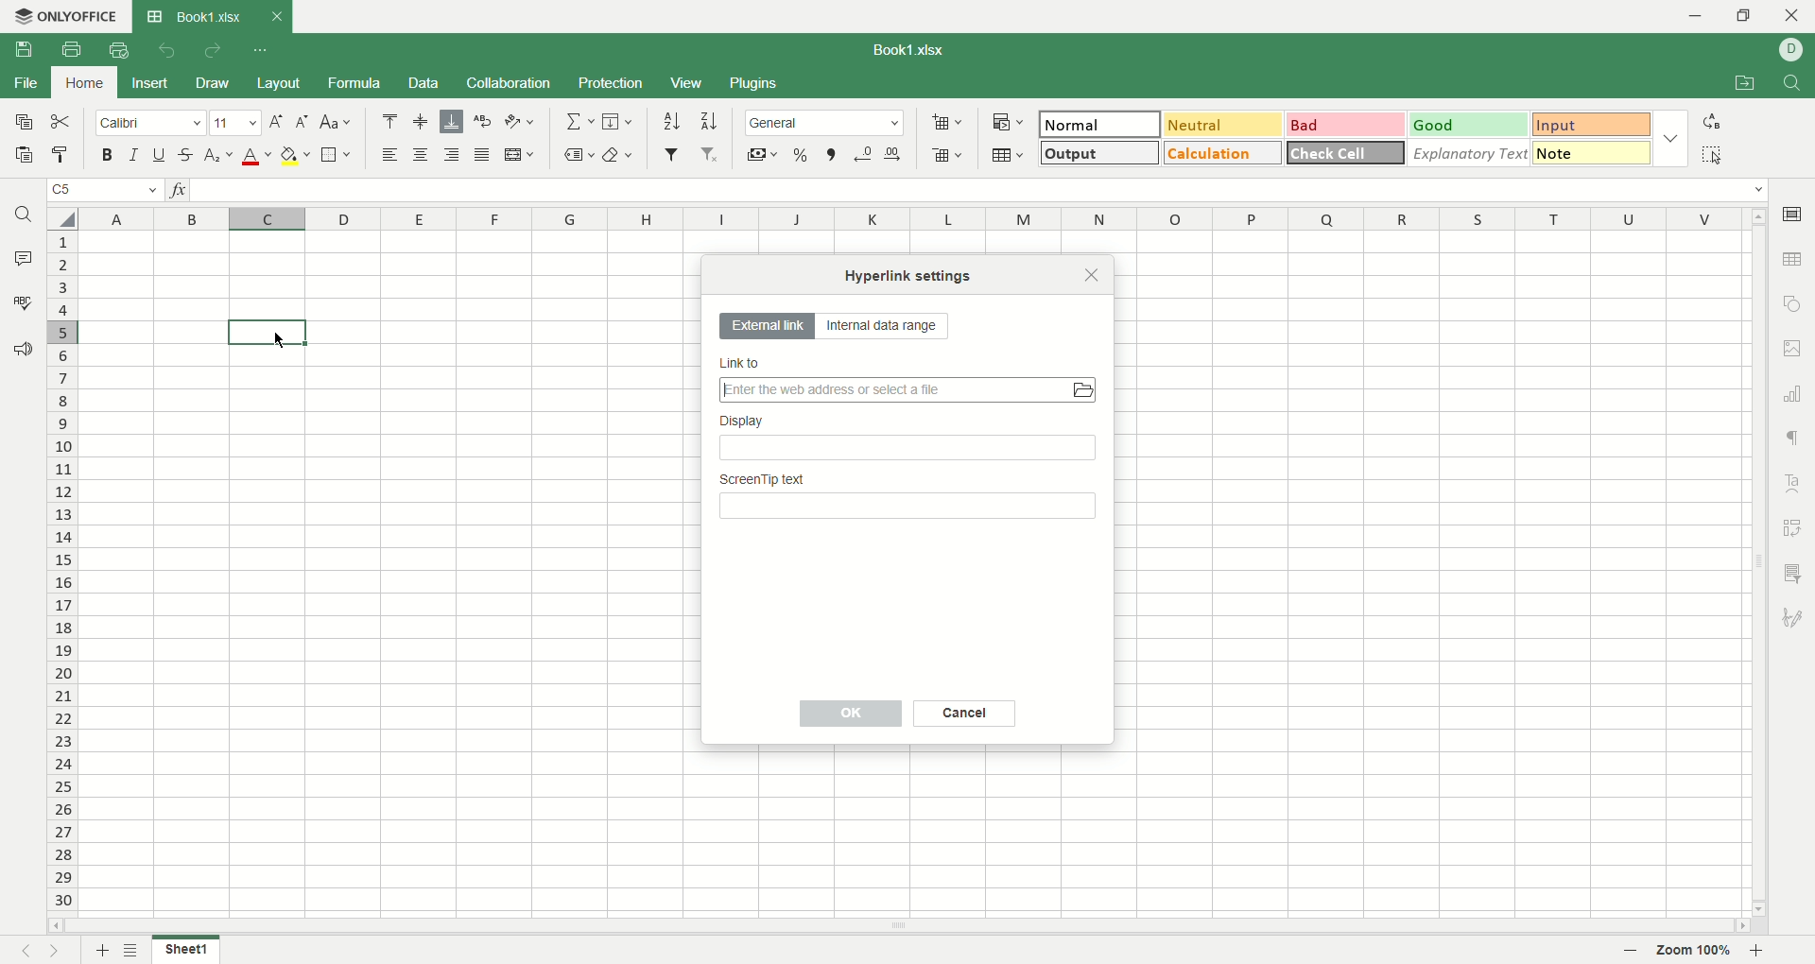  I want to click on redo, so click(212, 52).